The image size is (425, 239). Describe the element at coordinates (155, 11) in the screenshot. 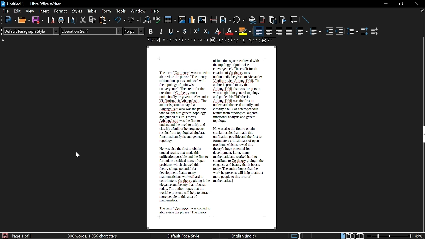

I see `Help` at that location.